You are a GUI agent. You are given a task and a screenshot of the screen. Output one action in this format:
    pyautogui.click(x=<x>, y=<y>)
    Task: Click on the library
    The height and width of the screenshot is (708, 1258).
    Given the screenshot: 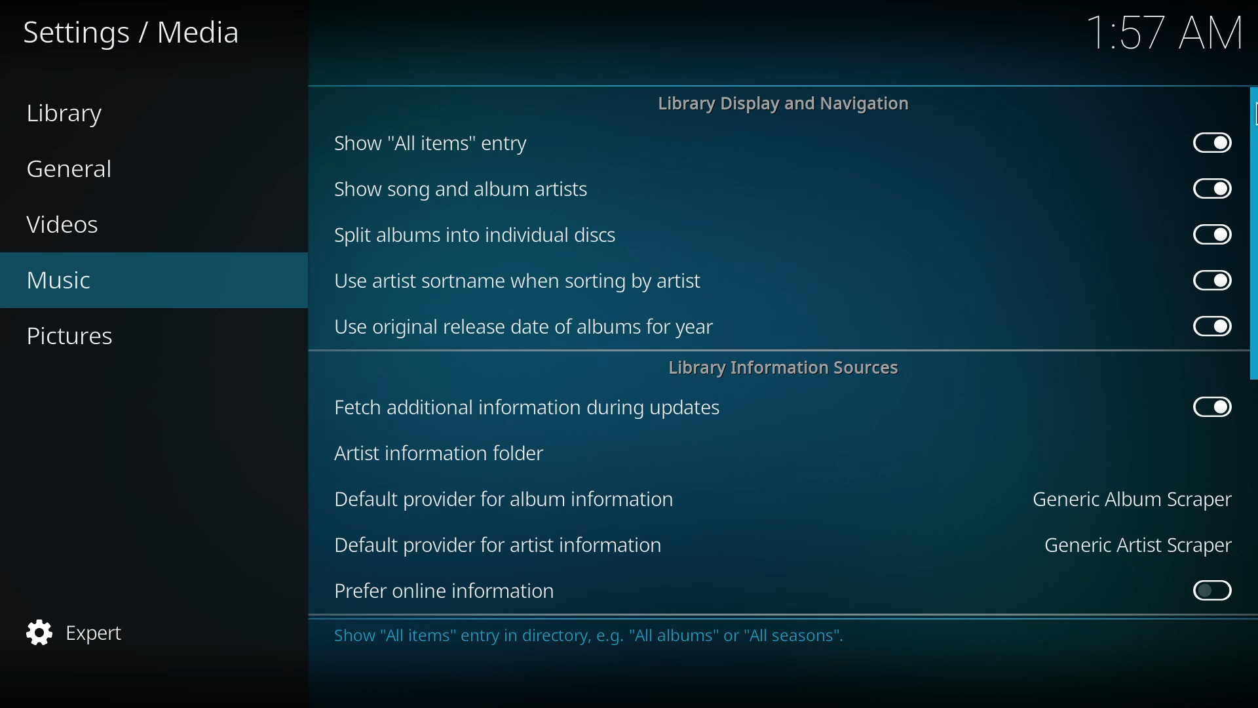 What is the action you would take?
    pyautogui.click(x=73, y=115)
    